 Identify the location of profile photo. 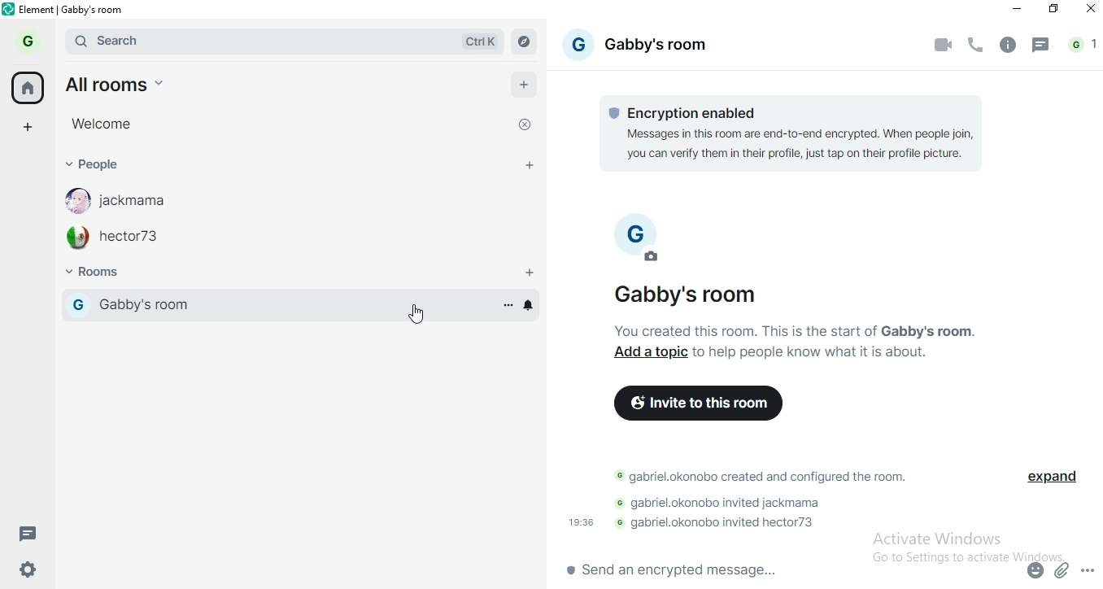
(644, 243).